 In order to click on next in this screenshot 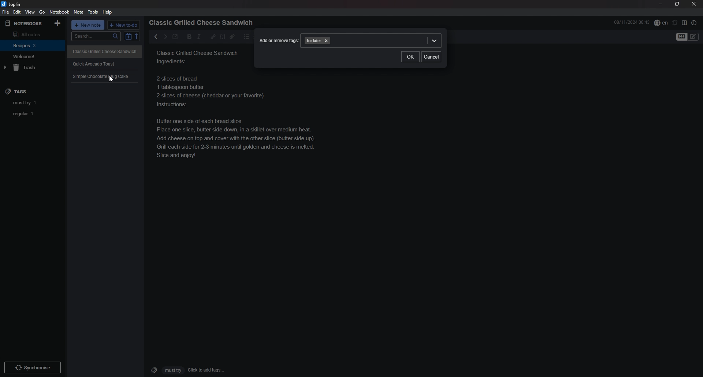, I will do `click(165, 37)`.